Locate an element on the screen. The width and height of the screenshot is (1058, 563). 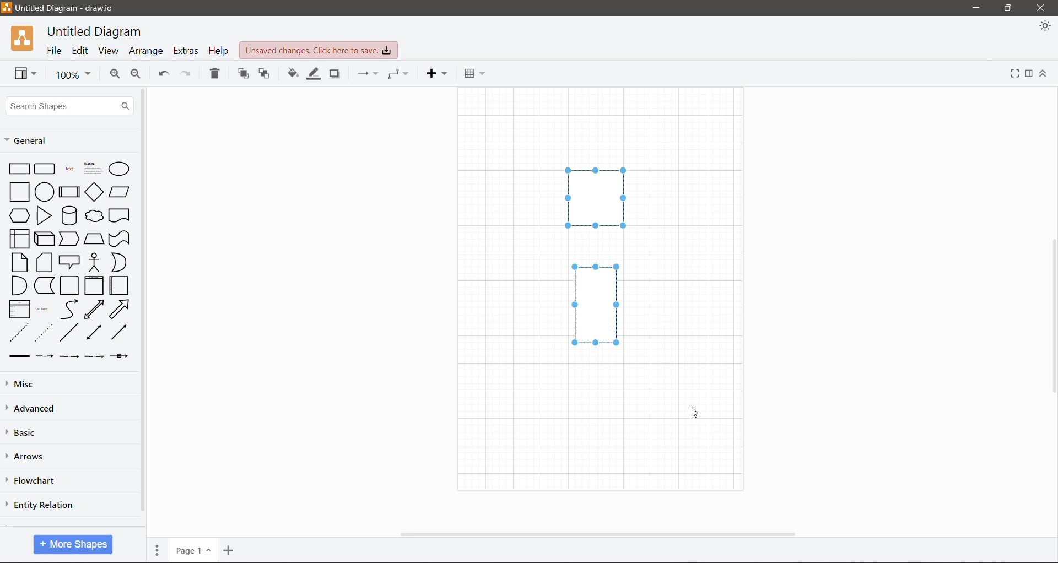
Unsaved Changes. Click here to save is located at coordinates (319, 51).